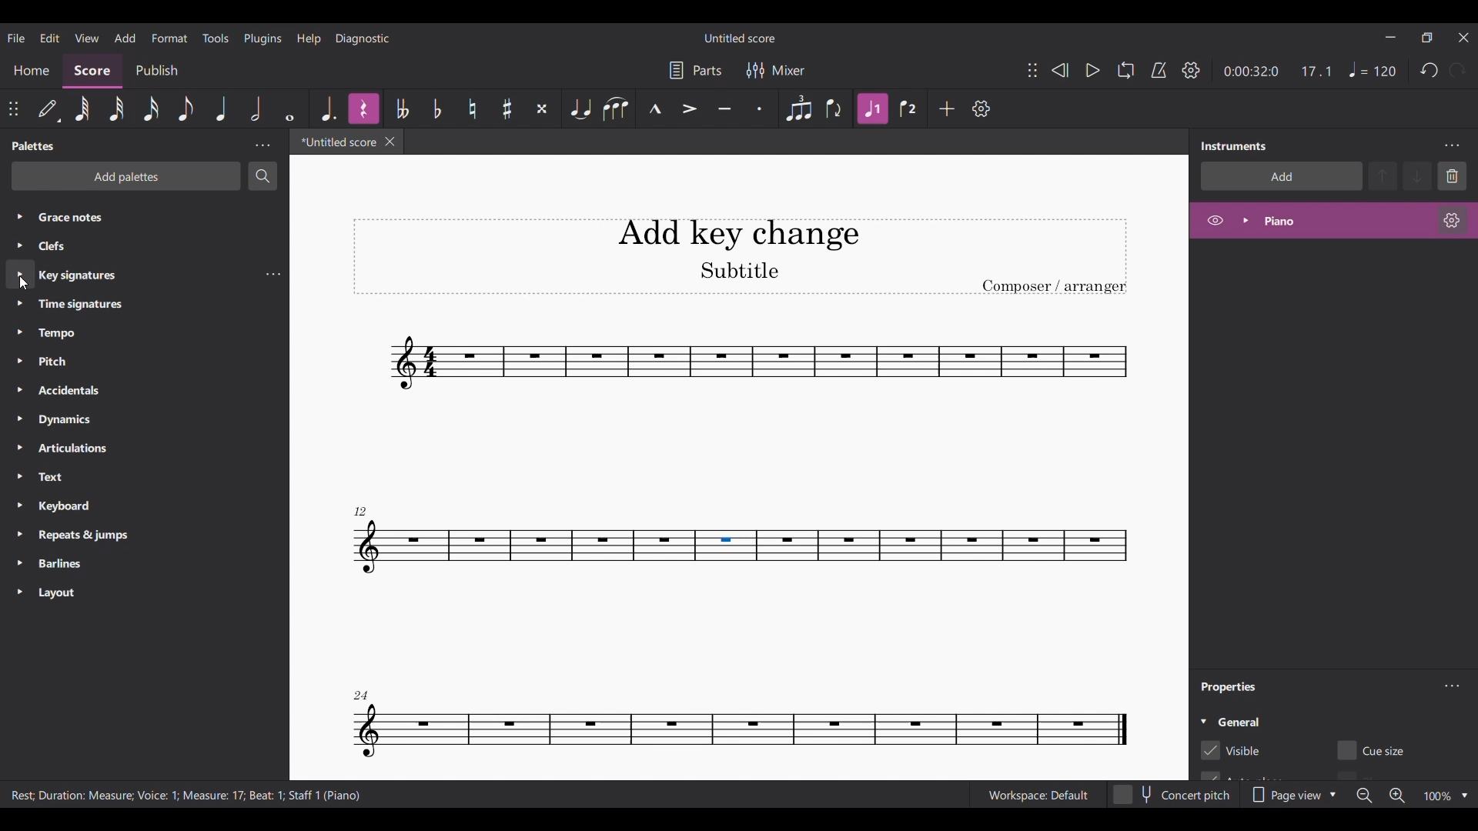 The width and height of the screenshot is (1478, 831). I want to click on Close interface, so click(1463, 38).